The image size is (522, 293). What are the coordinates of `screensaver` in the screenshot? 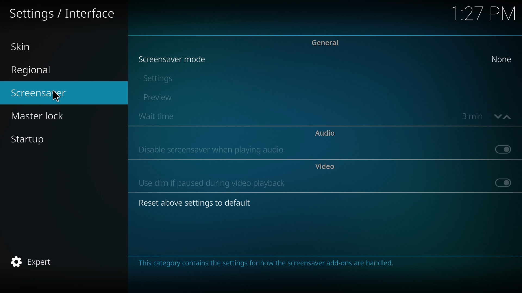 It's located at (53, 93).